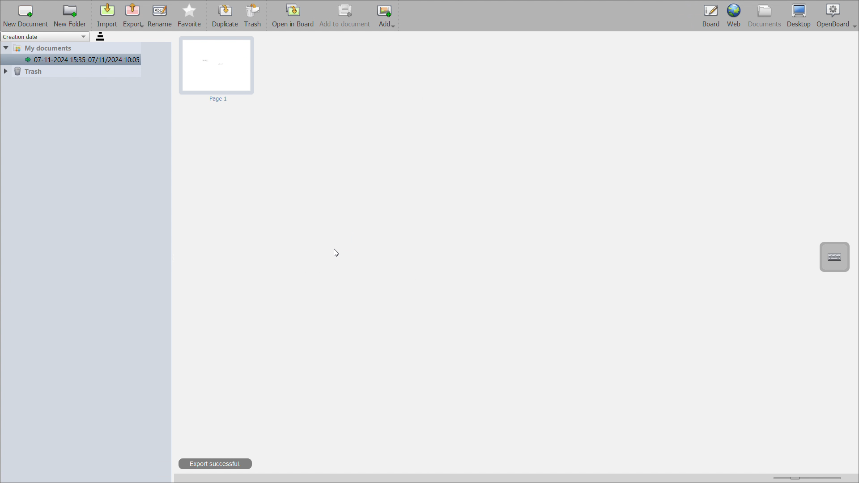 The image size is (859, 483). Describe the element at coordinates (216, 464) in the screenshot. I see `export successful` at that location.